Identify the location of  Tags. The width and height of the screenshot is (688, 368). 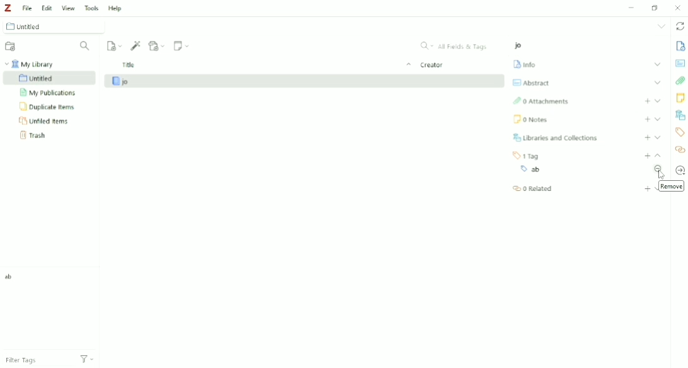
(680, 132).